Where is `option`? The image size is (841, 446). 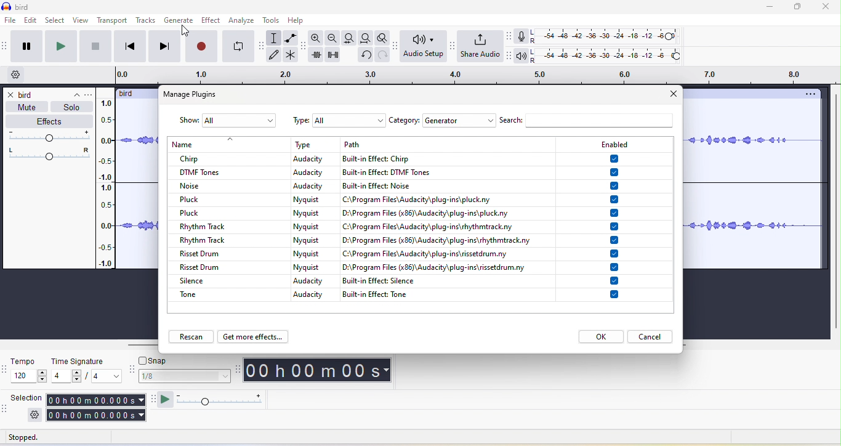
option is located at coordinates (808, 95).